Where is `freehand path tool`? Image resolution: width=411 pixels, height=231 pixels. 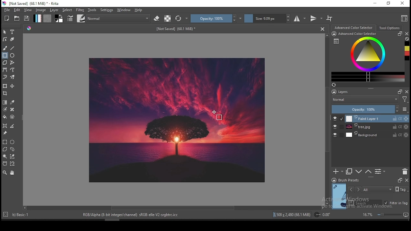
freehand path tool is located at coordinates (12, 70).